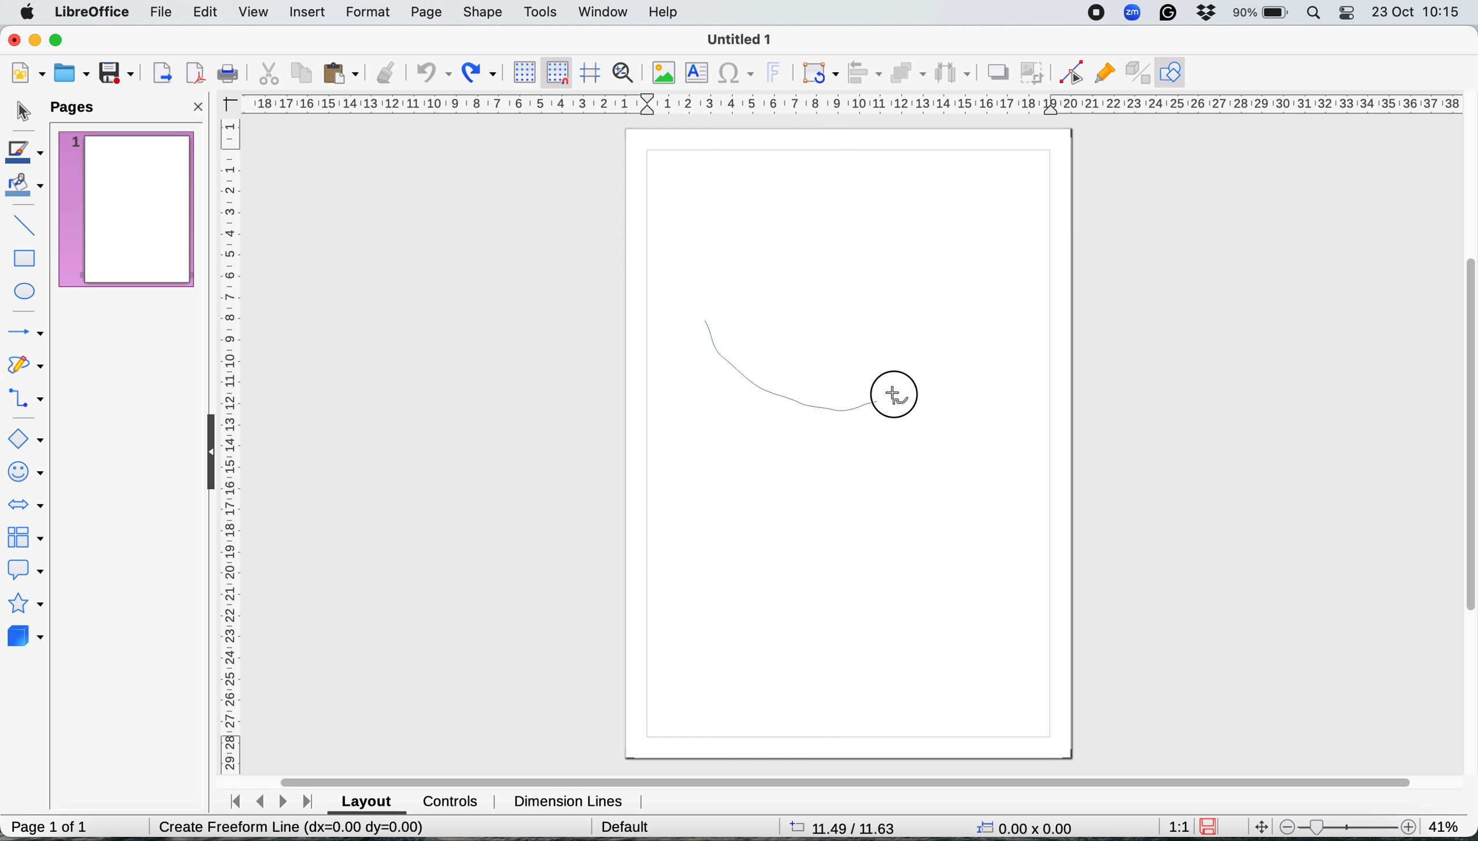 This screenshot has height=841, width=1478. I want to click on move, so click(1262, 827).